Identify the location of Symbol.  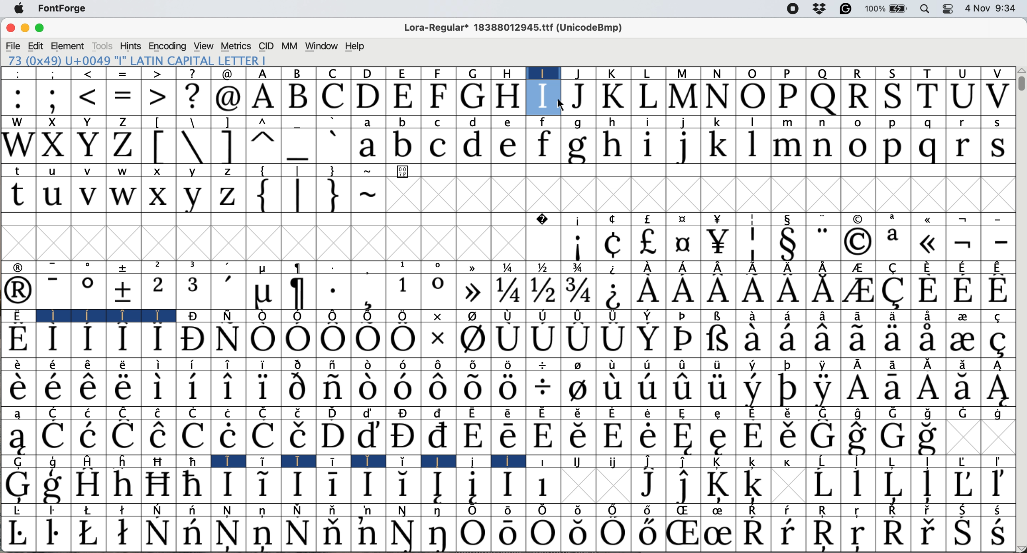
(265, 317).